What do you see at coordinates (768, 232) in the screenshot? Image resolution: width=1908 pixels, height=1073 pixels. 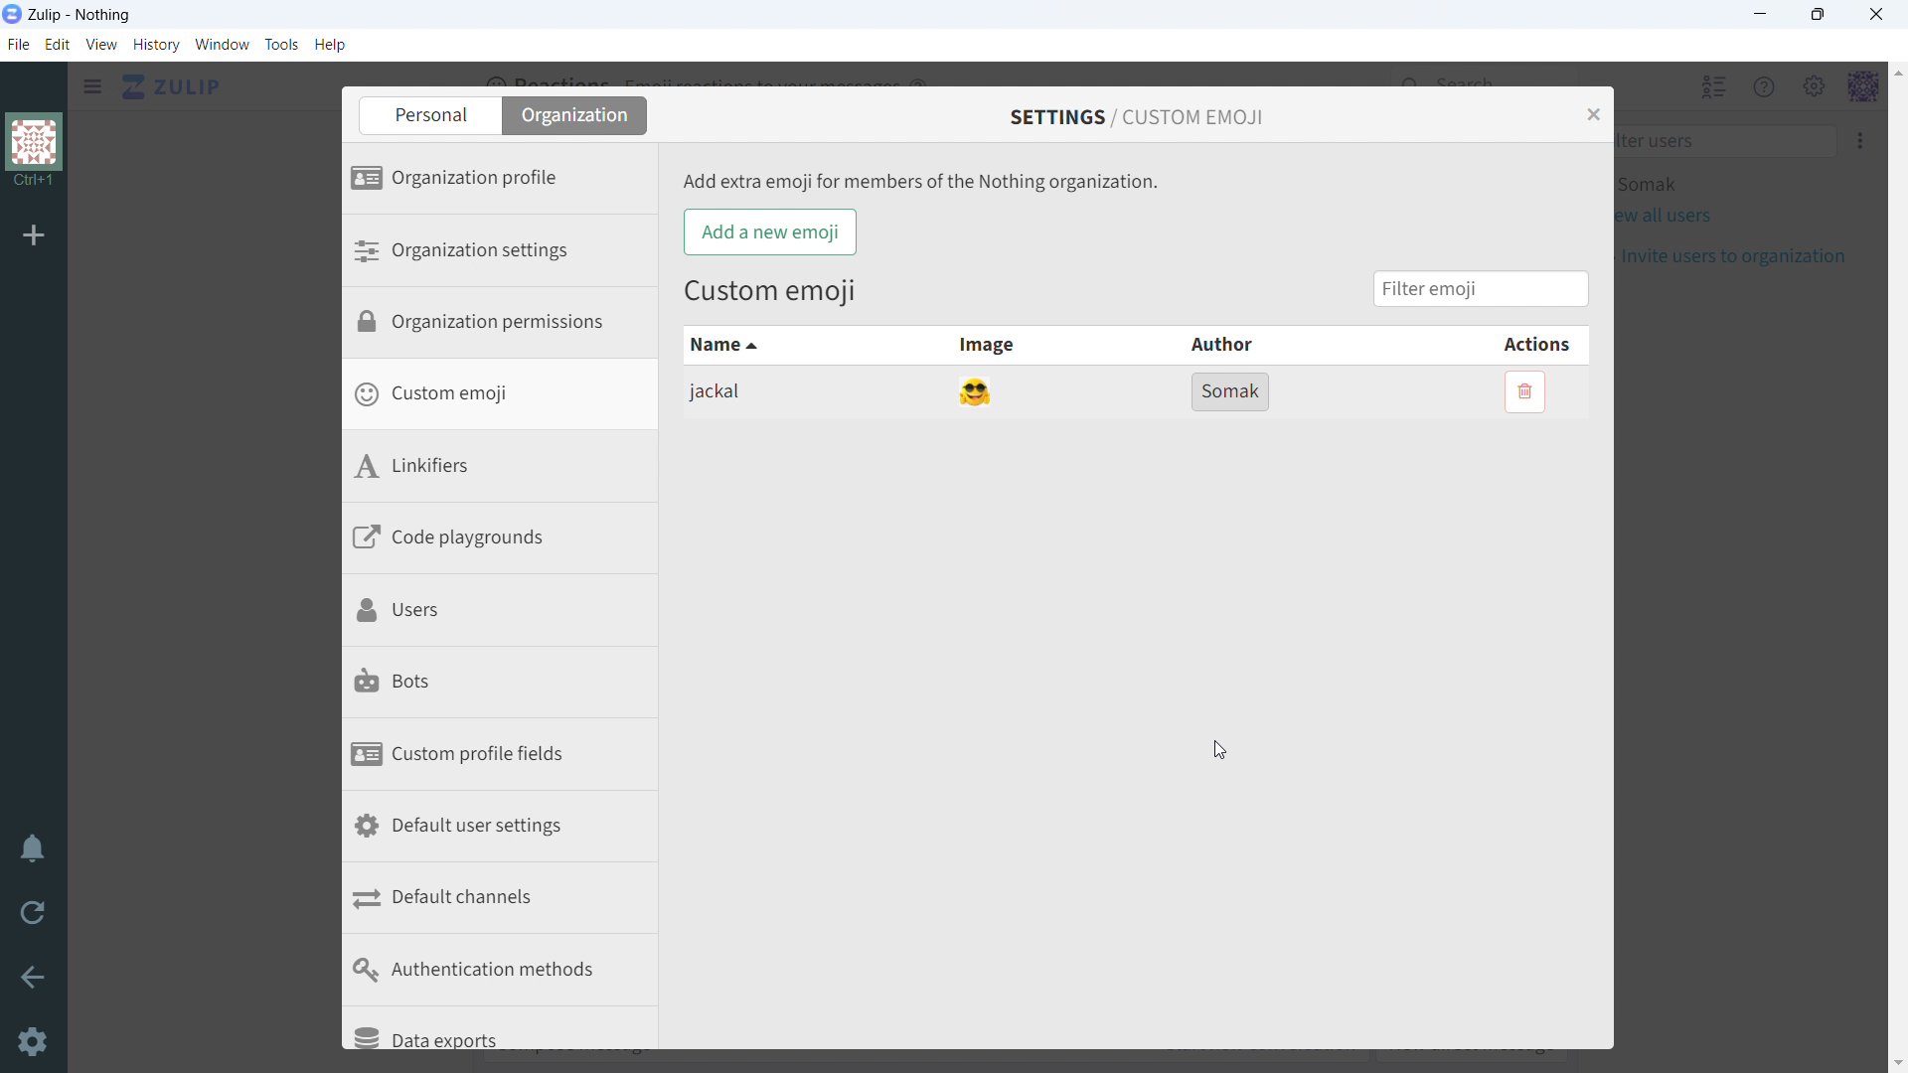 I see `add a new emoji` at bounding box center [768, 232].